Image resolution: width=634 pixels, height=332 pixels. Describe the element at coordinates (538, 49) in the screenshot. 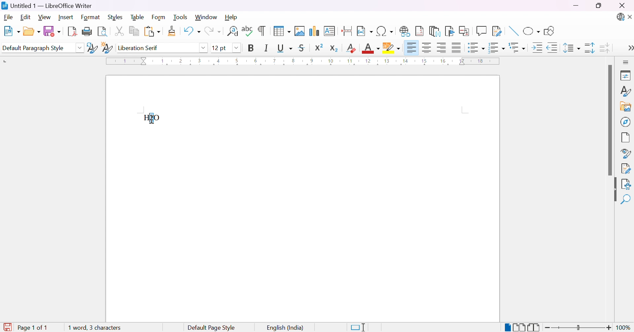

I see `Increase indent ` at that location.